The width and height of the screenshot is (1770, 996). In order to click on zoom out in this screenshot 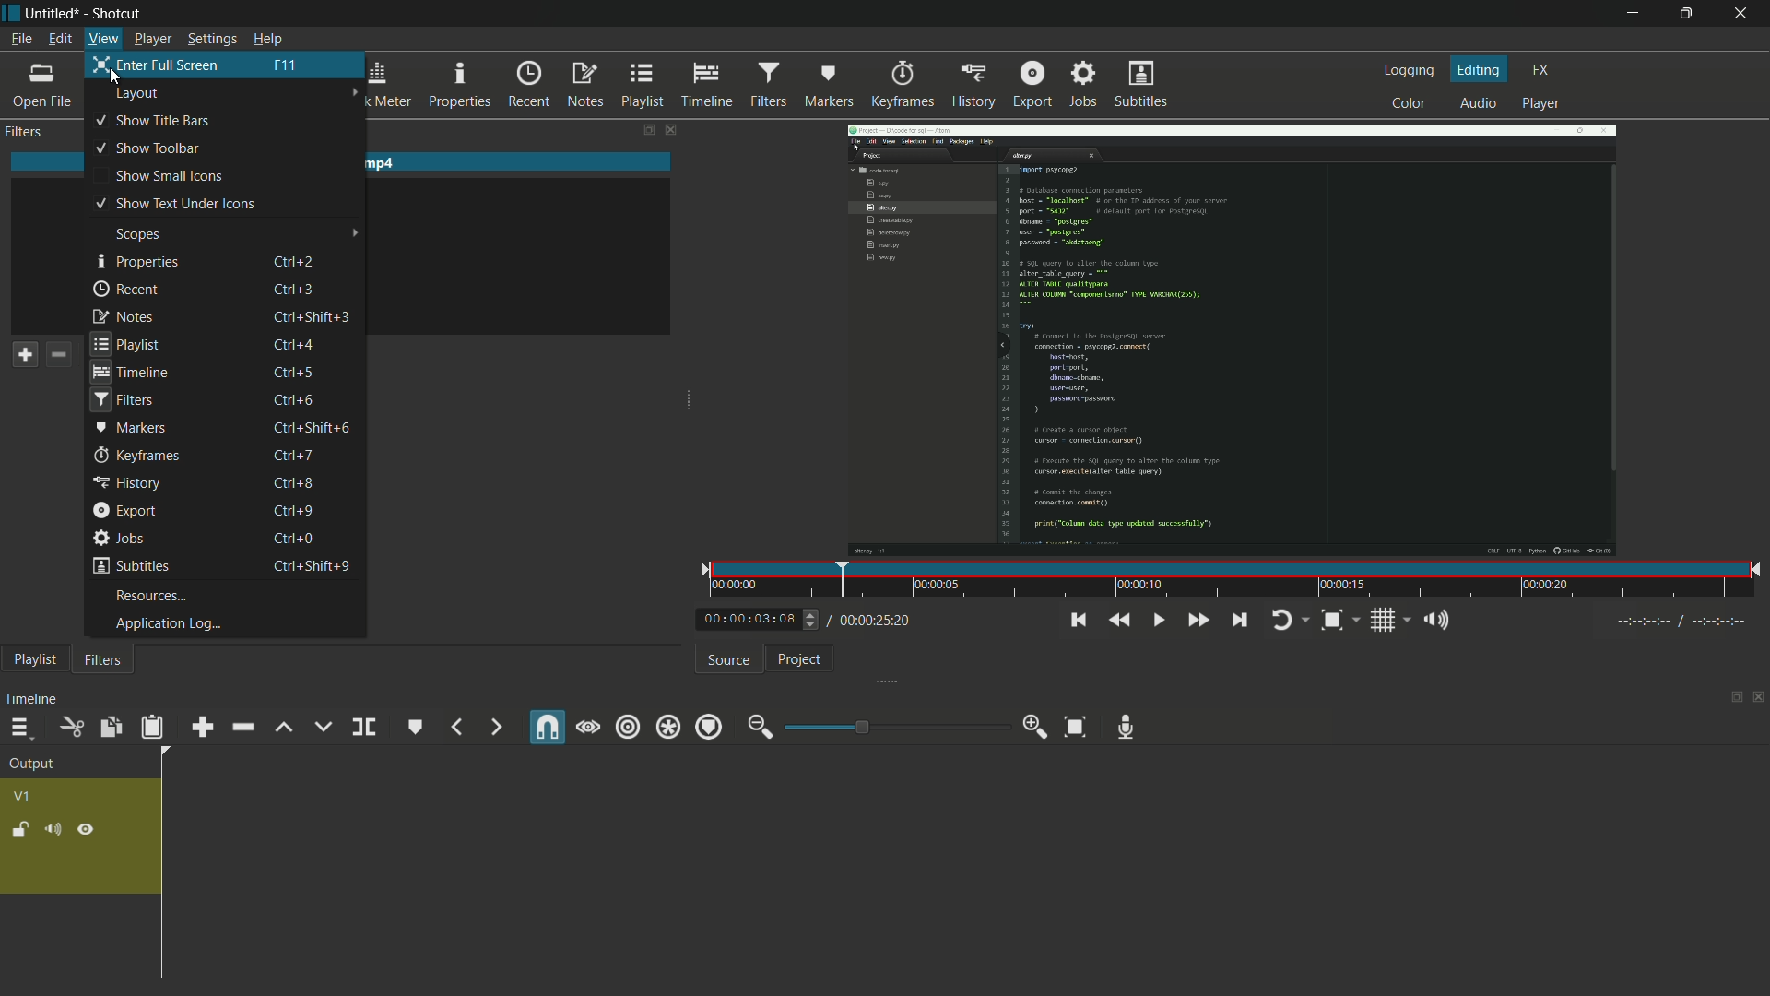, I will do `click(760, 729)`.